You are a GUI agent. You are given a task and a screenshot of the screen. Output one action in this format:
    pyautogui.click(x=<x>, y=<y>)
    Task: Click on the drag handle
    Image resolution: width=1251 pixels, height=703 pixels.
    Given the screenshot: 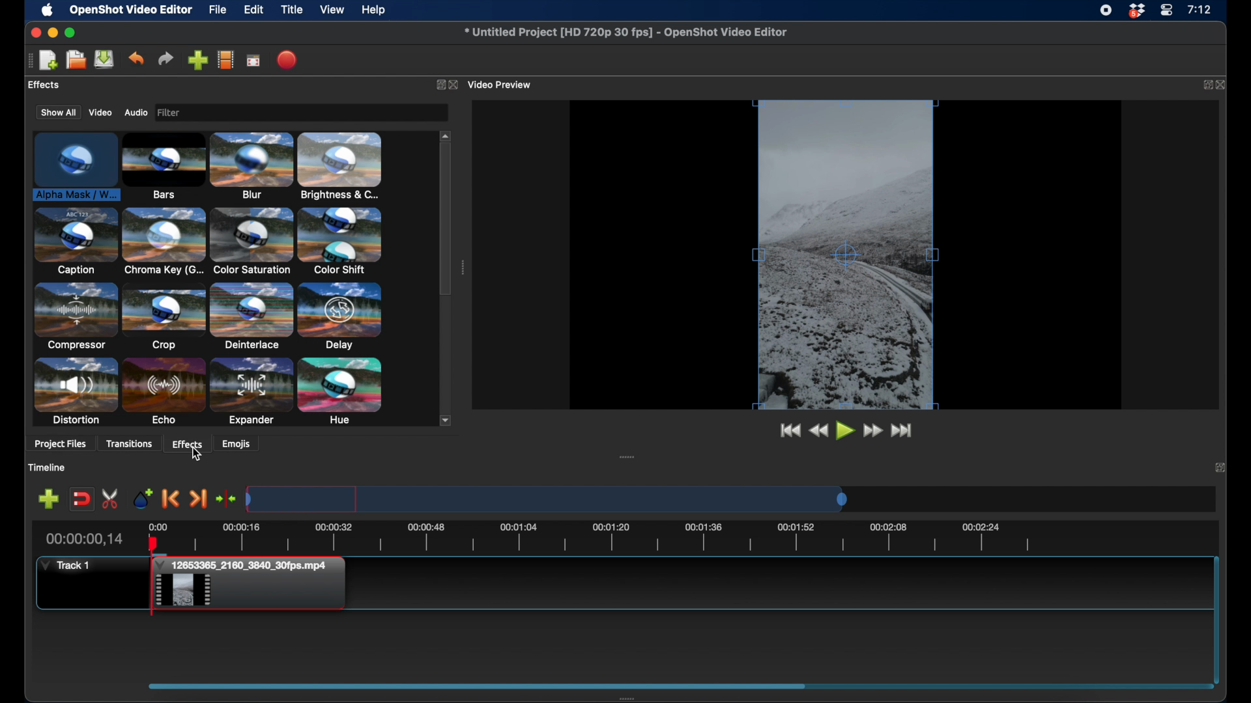 What is the action you would take?
    pyautogui.click(x=477, y=685)
    